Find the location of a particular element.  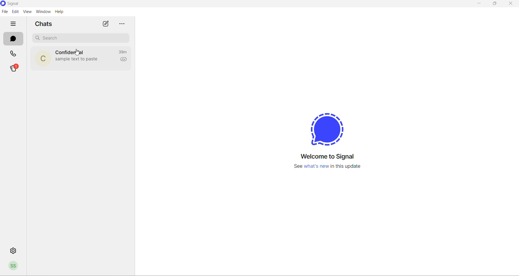

minimize is located at coordinates (479, 4).